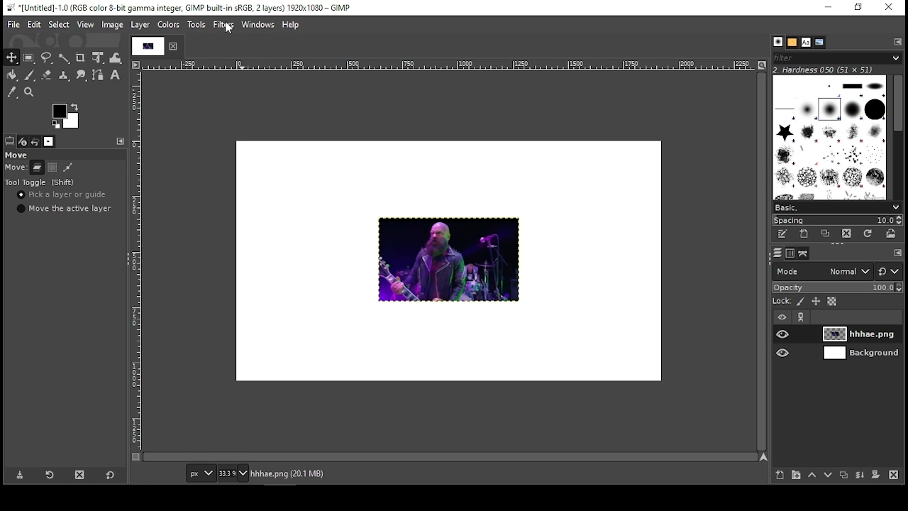 This screenshot has width=908, height=511. What do you see at coordinates (859, 477) in the screenshot?
I see `merge layer` at bounding box center [859, 477].